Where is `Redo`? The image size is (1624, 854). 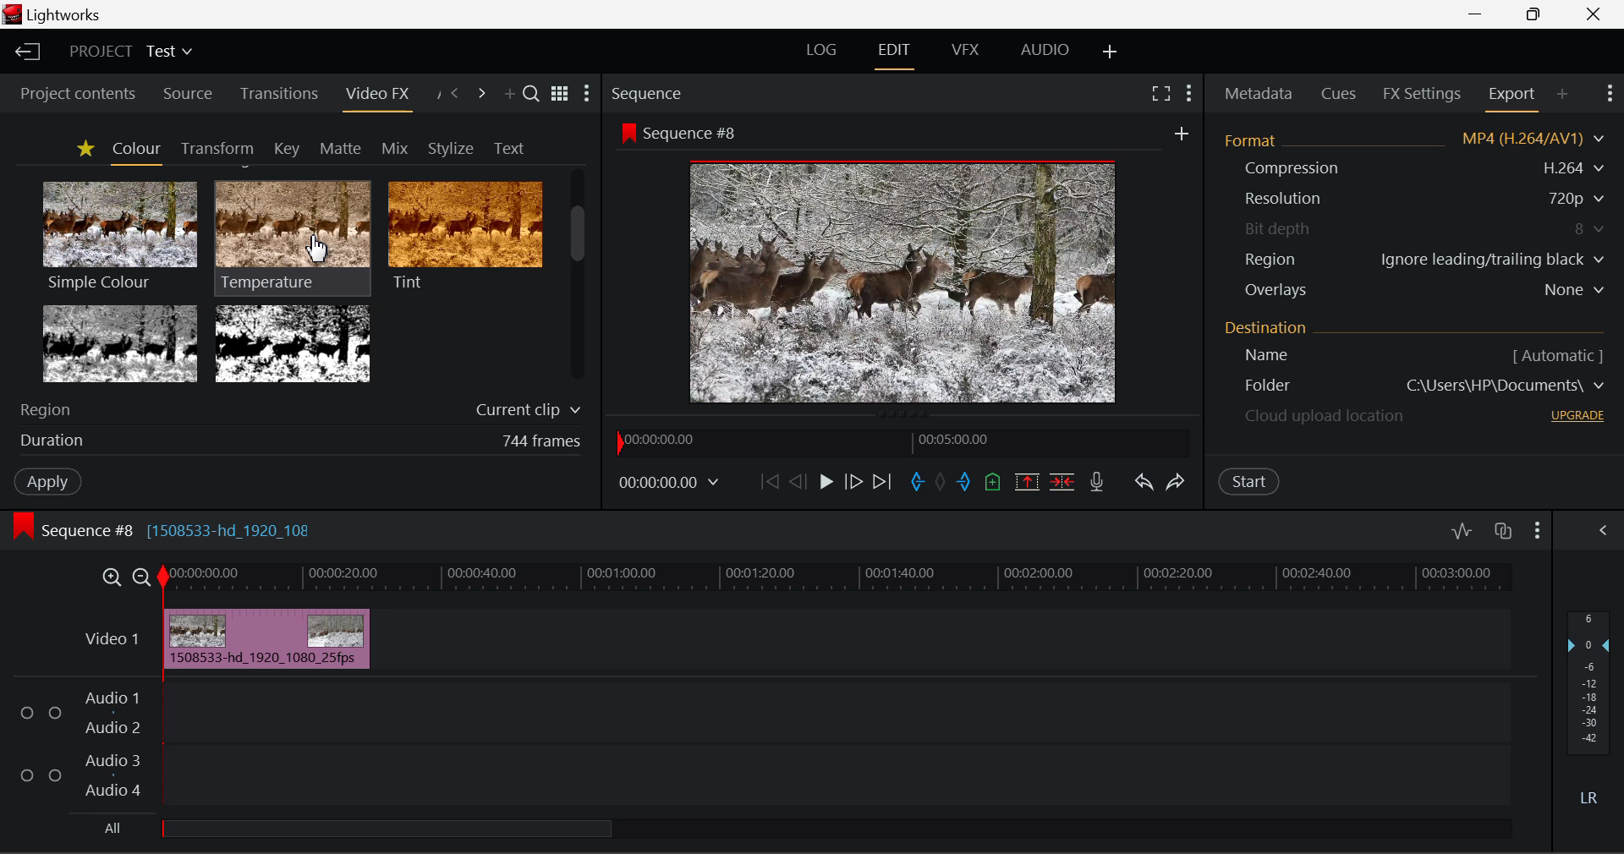 Redo is located at coordinates (1179, 482).